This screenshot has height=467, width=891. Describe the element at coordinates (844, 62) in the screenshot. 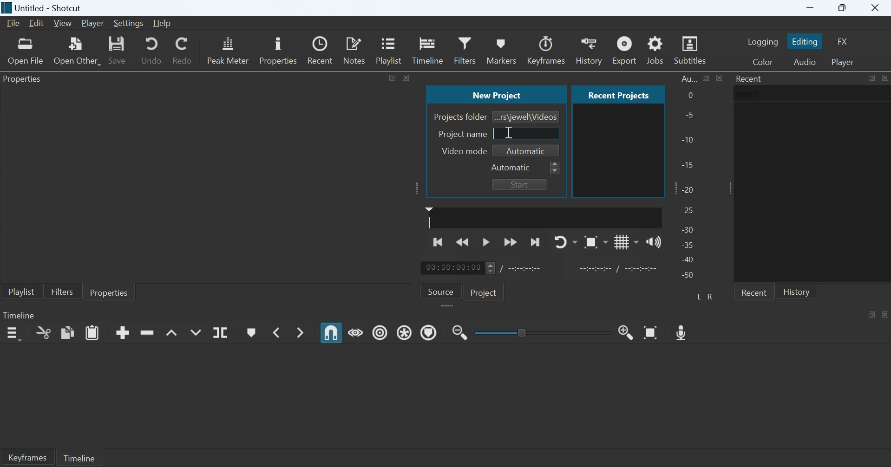

I see `Switch to the Player only layout` at that location.